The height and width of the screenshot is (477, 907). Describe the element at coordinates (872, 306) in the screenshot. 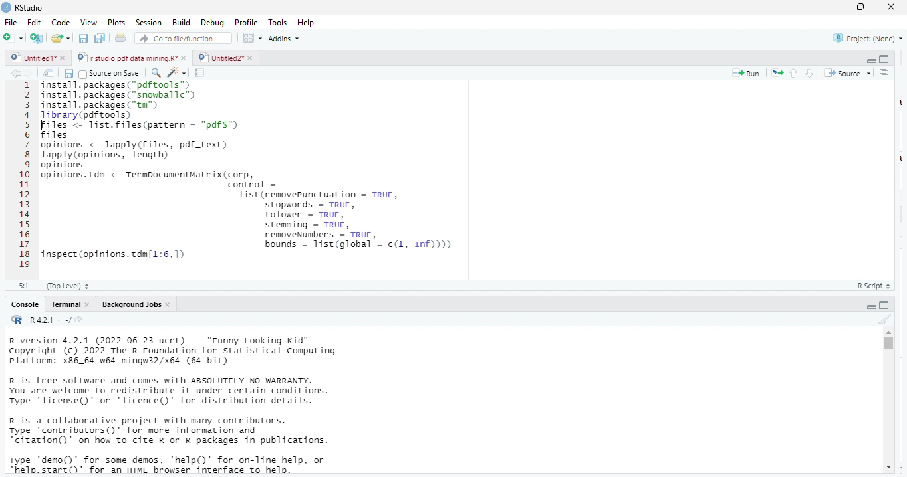

I see `hide r script` at that location.